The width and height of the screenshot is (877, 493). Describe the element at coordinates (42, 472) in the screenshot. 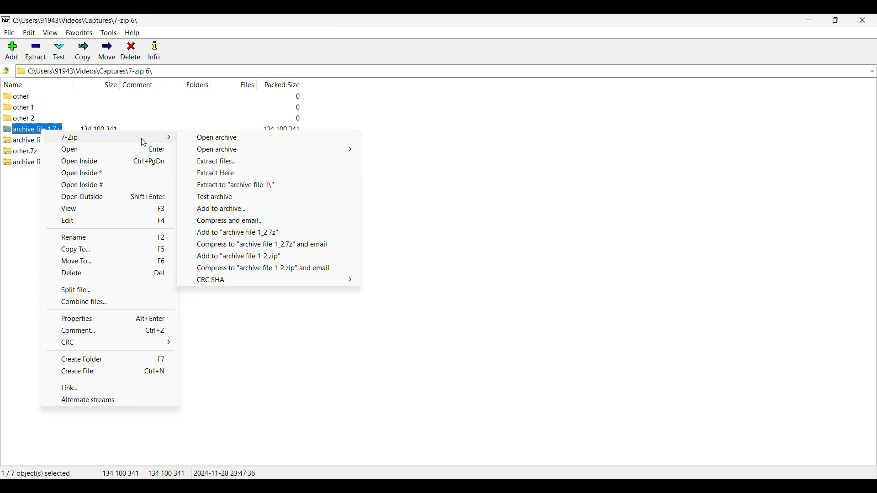

I see `1/7 object(s) selected` at that location.